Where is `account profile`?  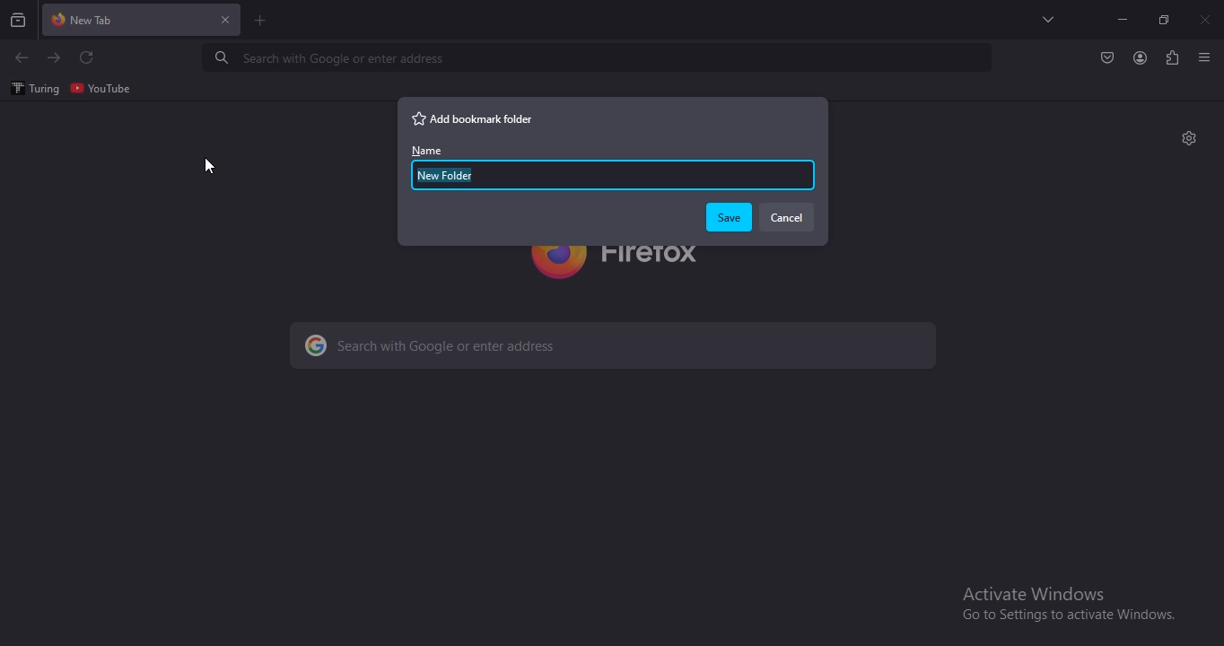 account profile is located at coordinates (1139, 59).